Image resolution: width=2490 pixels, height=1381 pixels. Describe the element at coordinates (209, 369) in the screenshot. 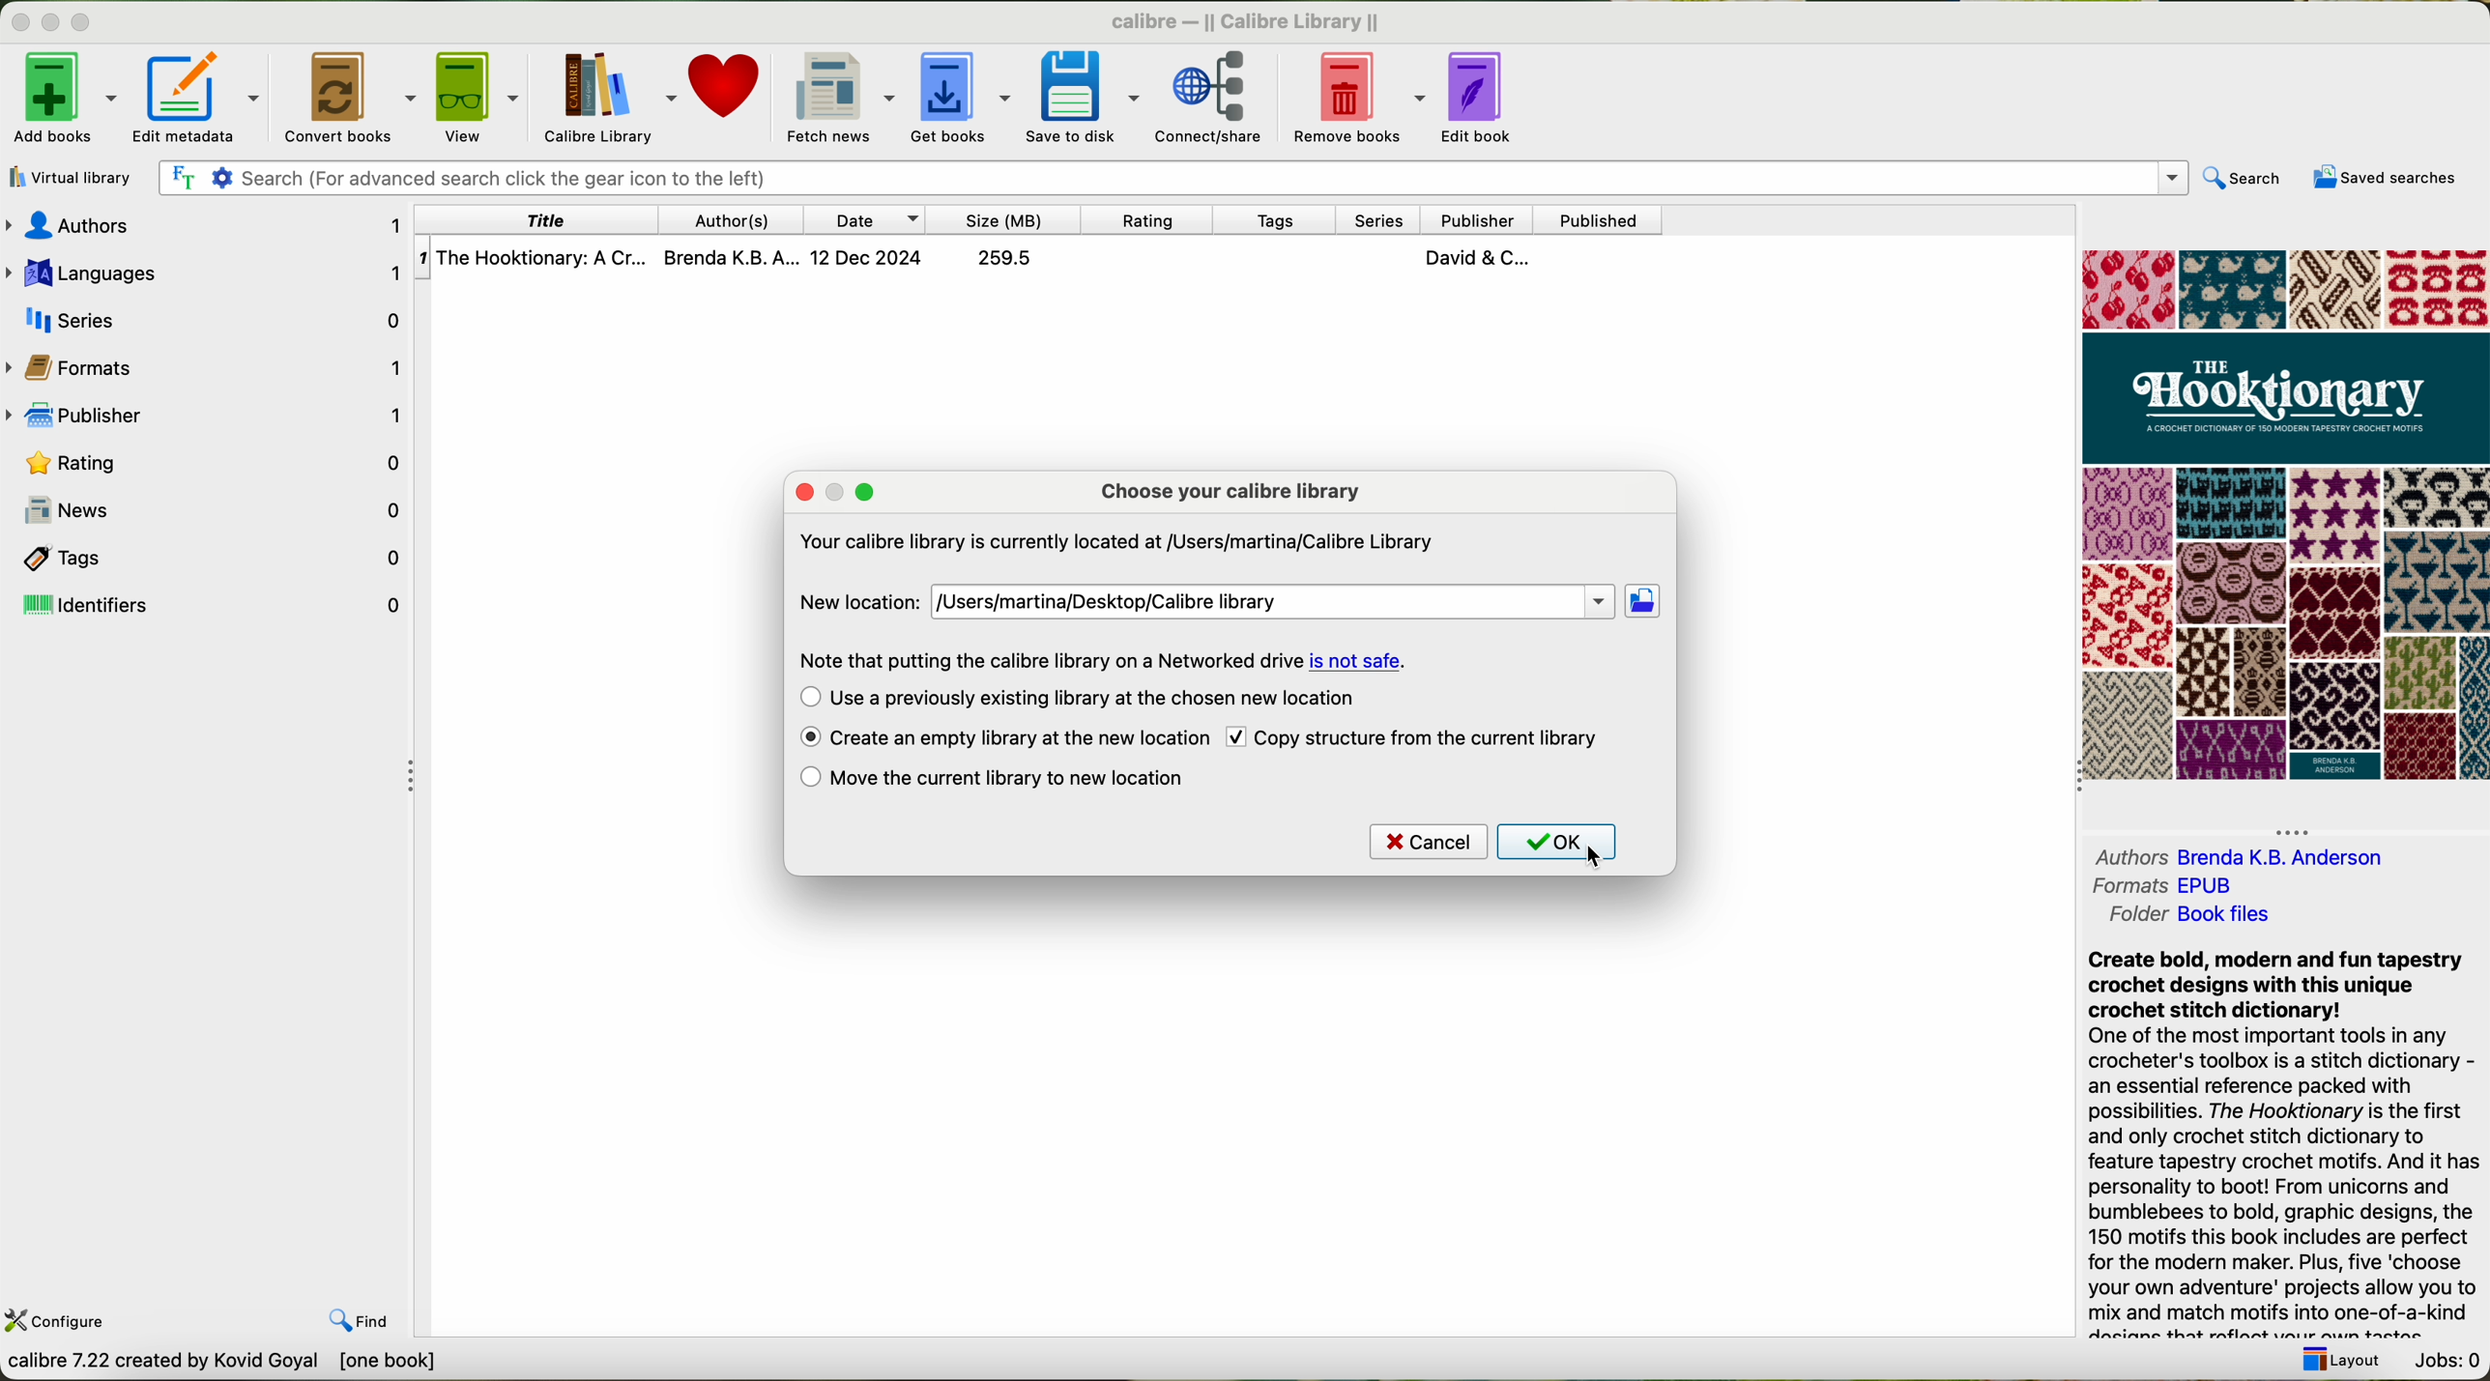

I see `formats` at that location.